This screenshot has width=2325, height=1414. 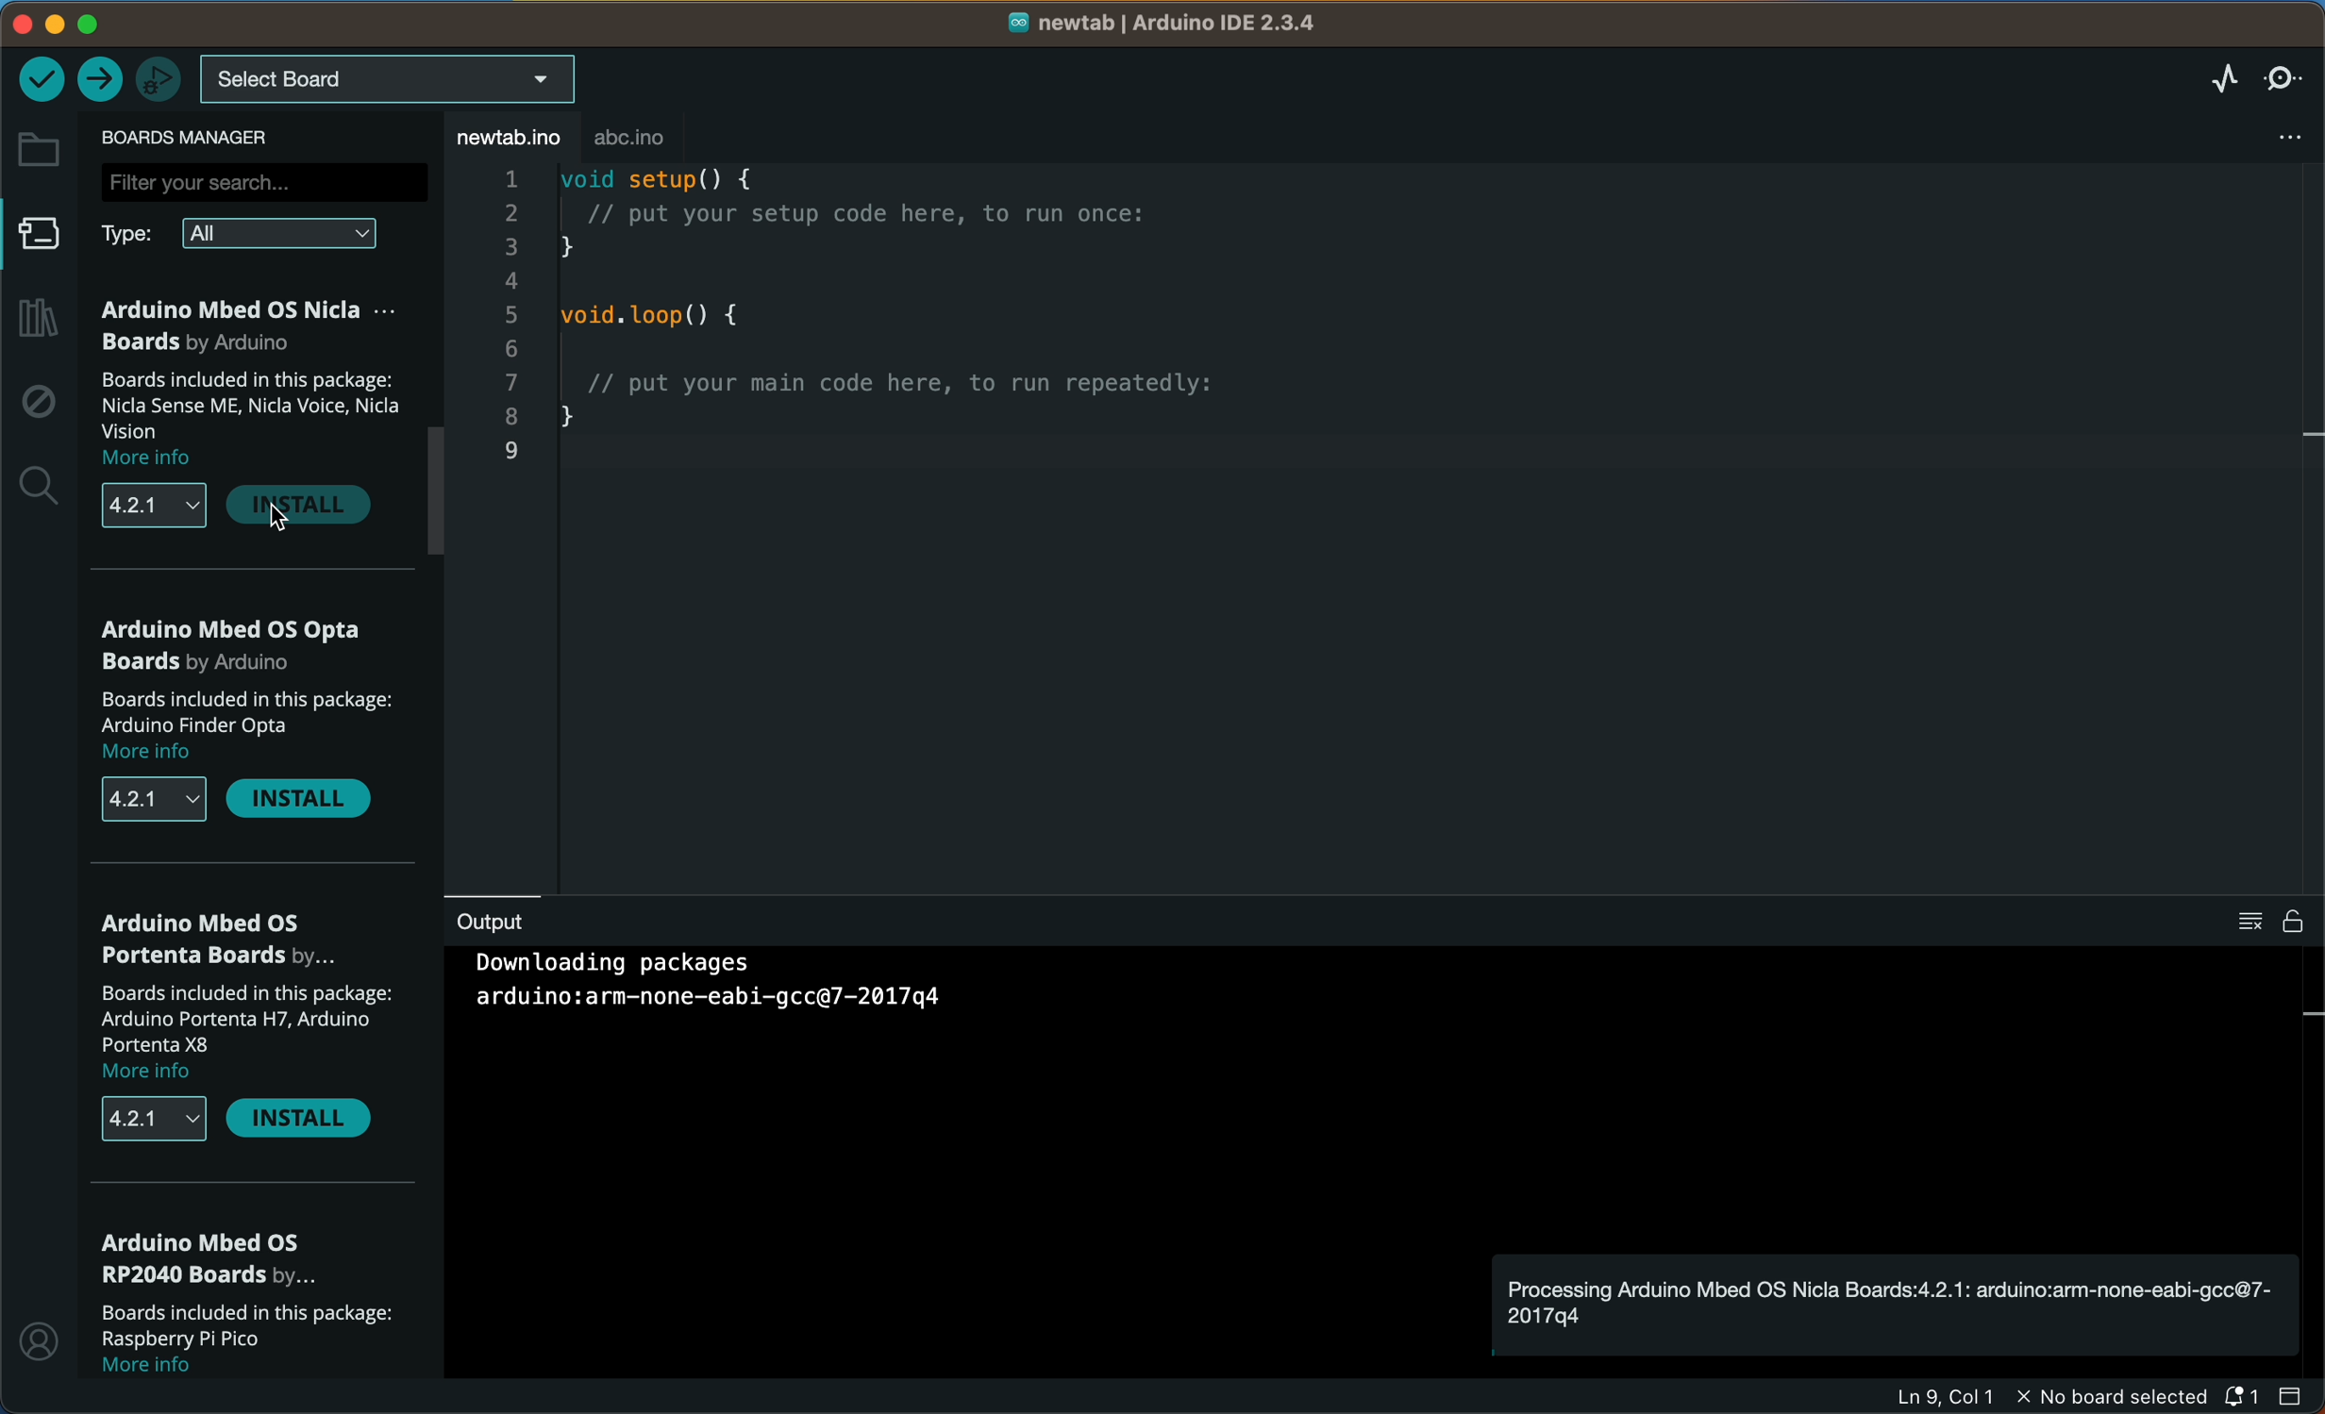 What do you see at coordinates (39, 151) in the screenshot?
I see `folder` at bounding box center [39, 151].